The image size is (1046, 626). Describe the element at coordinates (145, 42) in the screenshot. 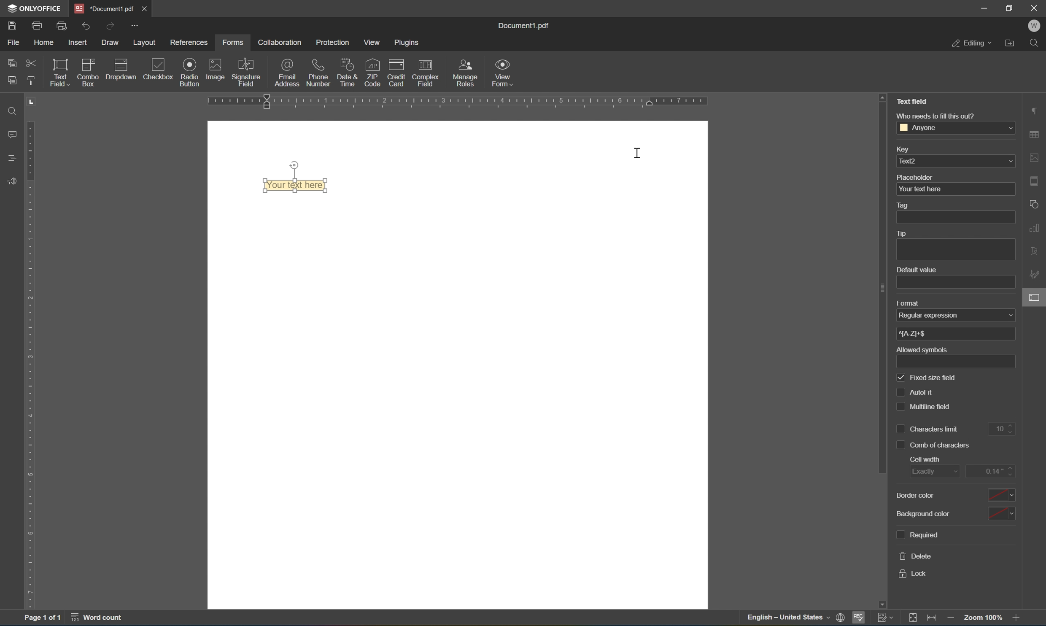

I see `layout` at that location.